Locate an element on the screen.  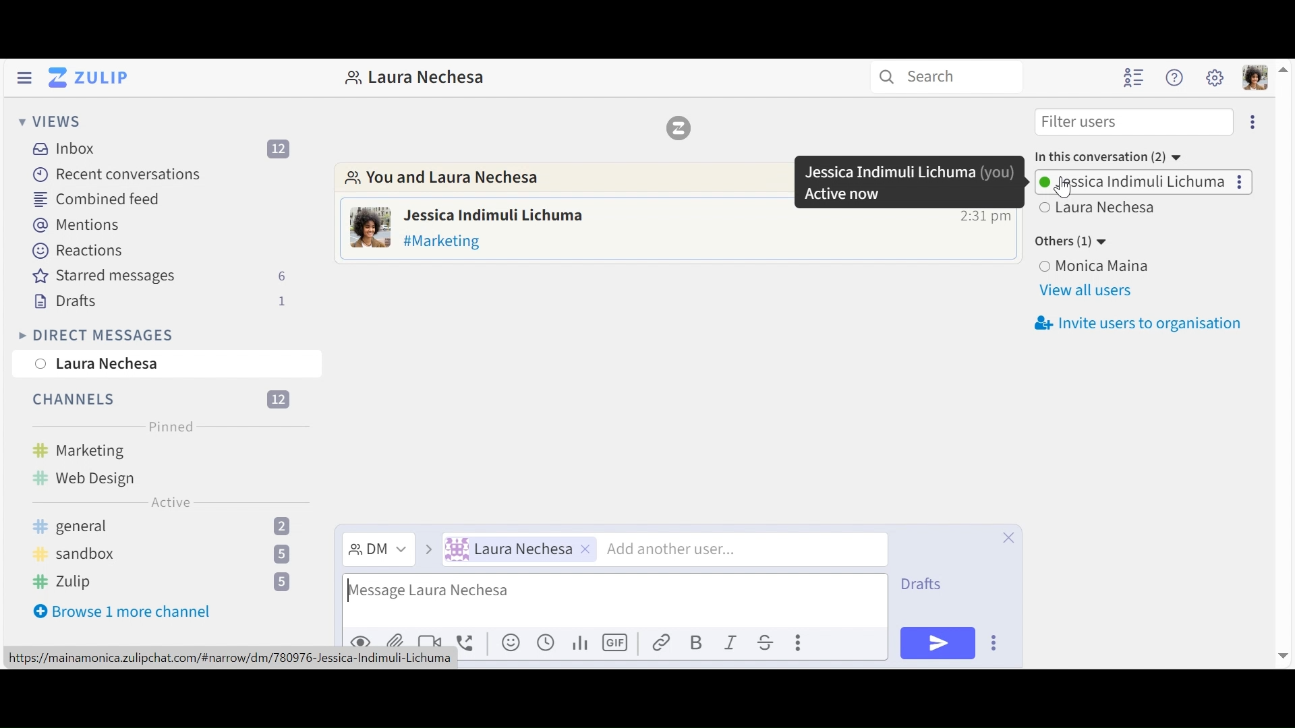
Starred messages is located at coordinates (160, 276).